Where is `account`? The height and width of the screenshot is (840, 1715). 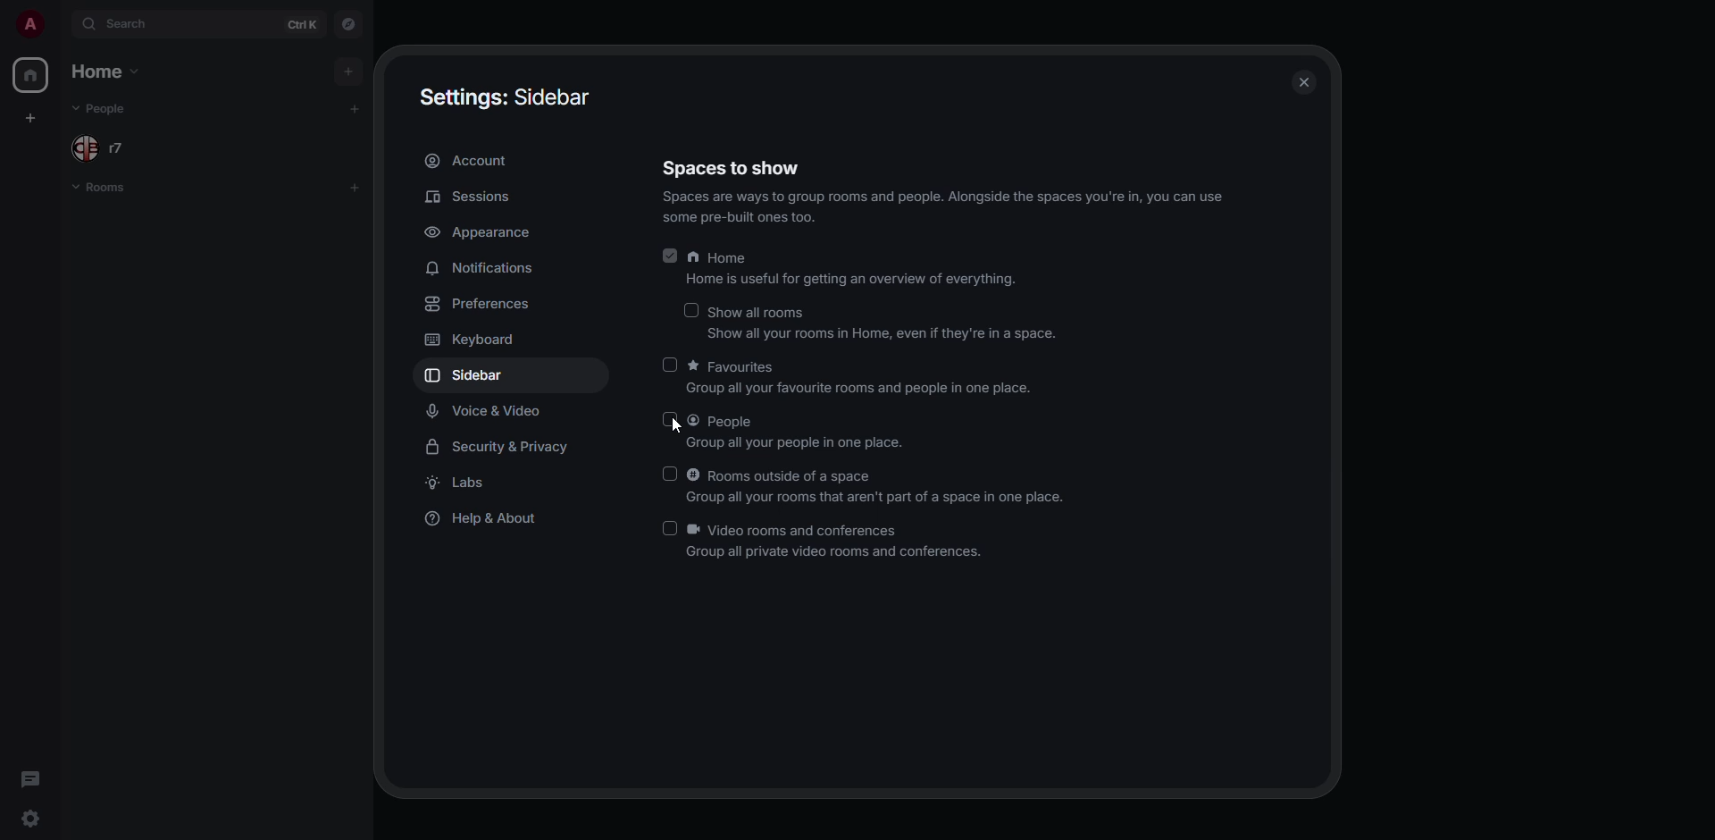
account is located at coordinates (470, 159).